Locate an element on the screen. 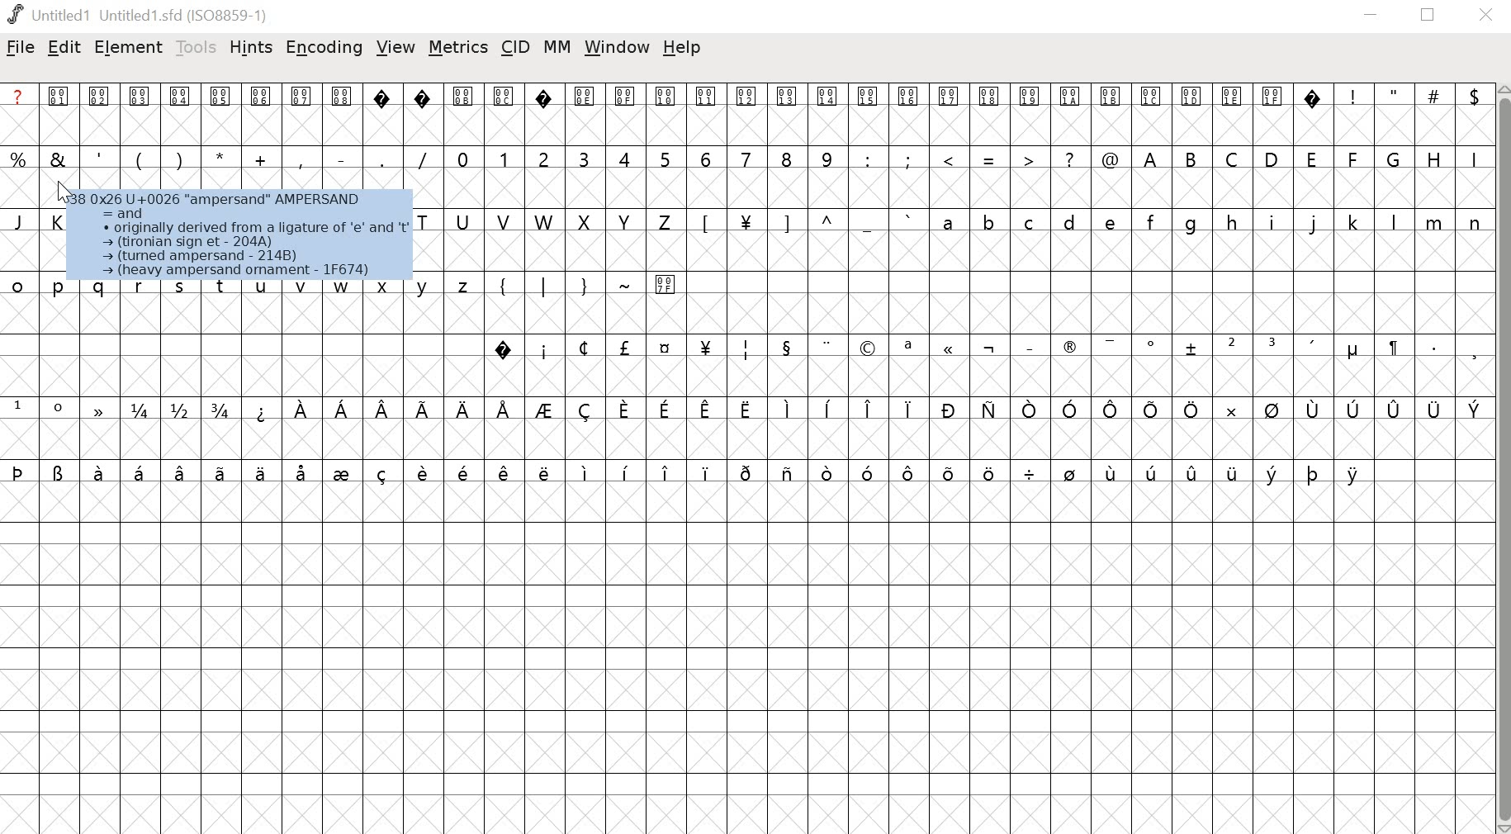 This screenshot has height=834, width=1511. 1 is located at coordinates (504, 157).